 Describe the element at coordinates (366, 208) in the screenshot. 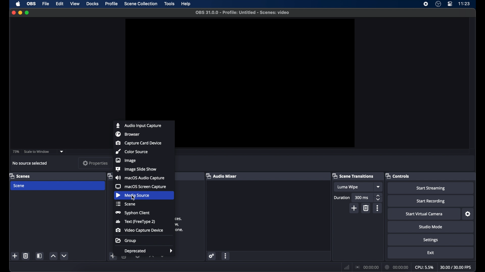

I see `delete` at that location.